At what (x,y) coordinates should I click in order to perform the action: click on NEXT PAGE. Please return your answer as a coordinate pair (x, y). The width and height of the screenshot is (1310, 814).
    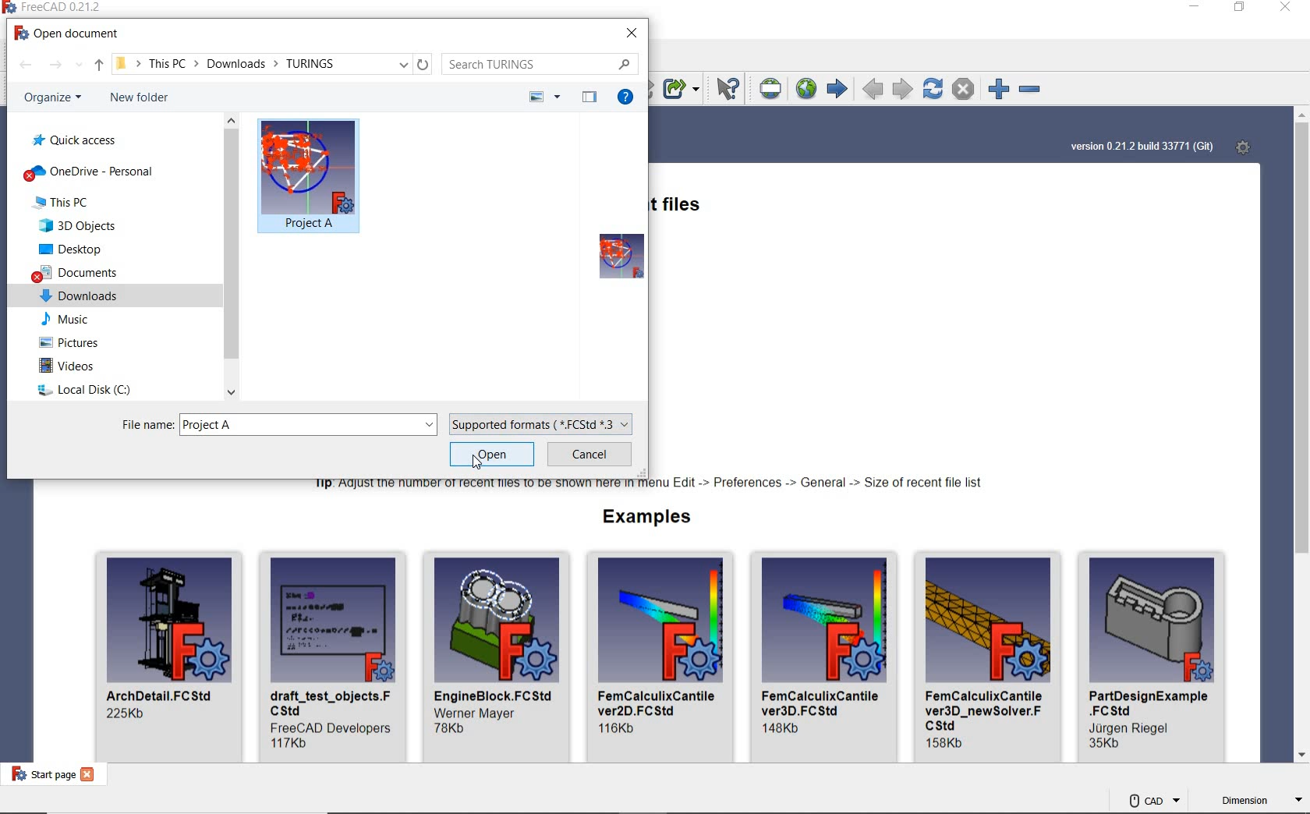
    Looking at the image, I should click on (903, 88).